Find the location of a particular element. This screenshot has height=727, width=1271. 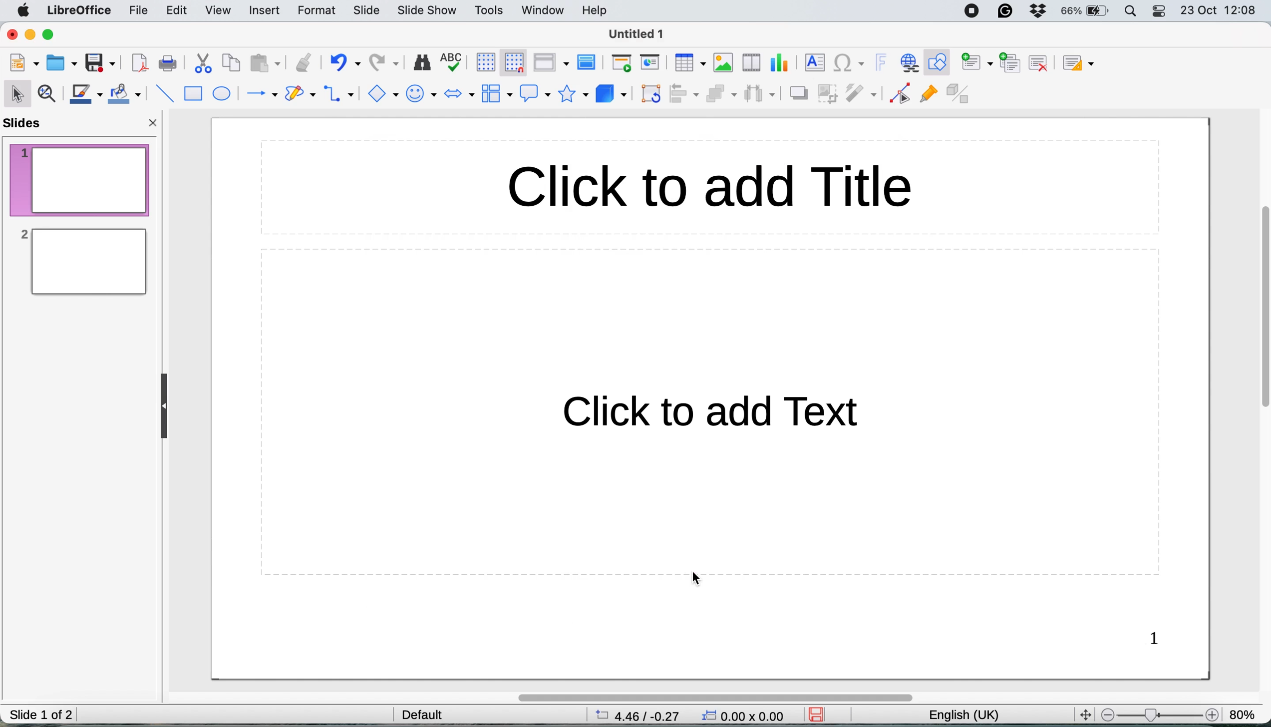

fit to screen is located at coordinates (1082, 714).